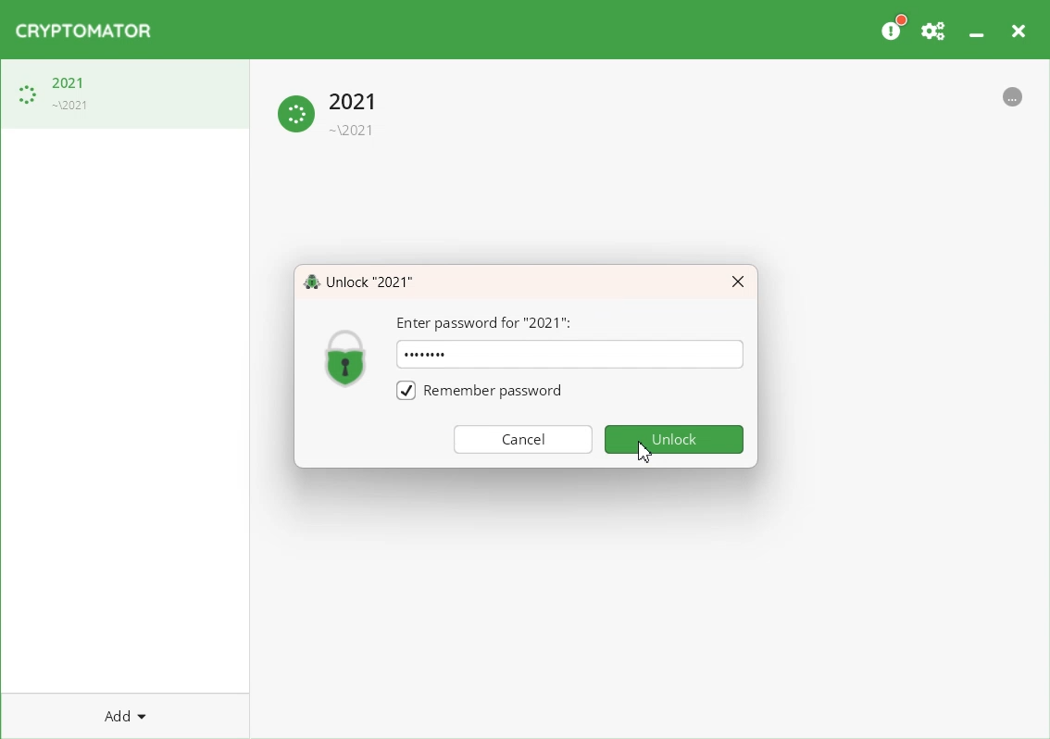  I want to click on Loading Vault, so click(125, 94).